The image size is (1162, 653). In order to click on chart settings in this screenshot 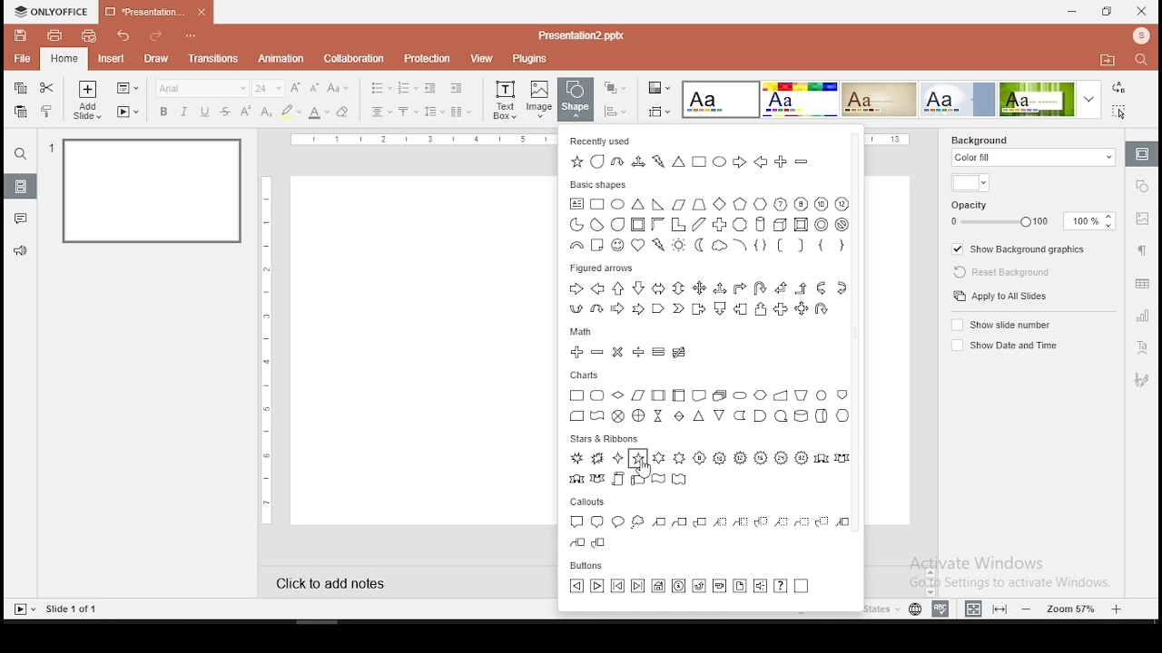, I will do `click(1140, 315)`.